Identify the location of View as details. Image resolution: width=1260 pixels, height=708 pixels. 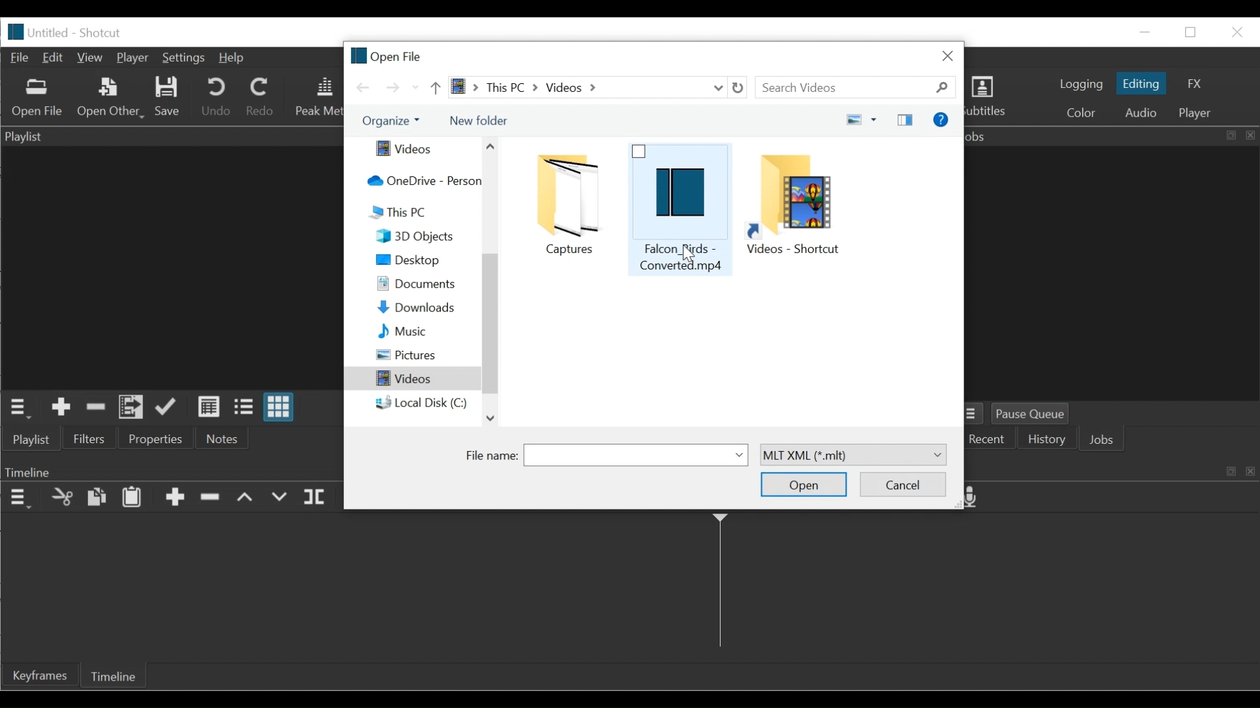
(210, 408).